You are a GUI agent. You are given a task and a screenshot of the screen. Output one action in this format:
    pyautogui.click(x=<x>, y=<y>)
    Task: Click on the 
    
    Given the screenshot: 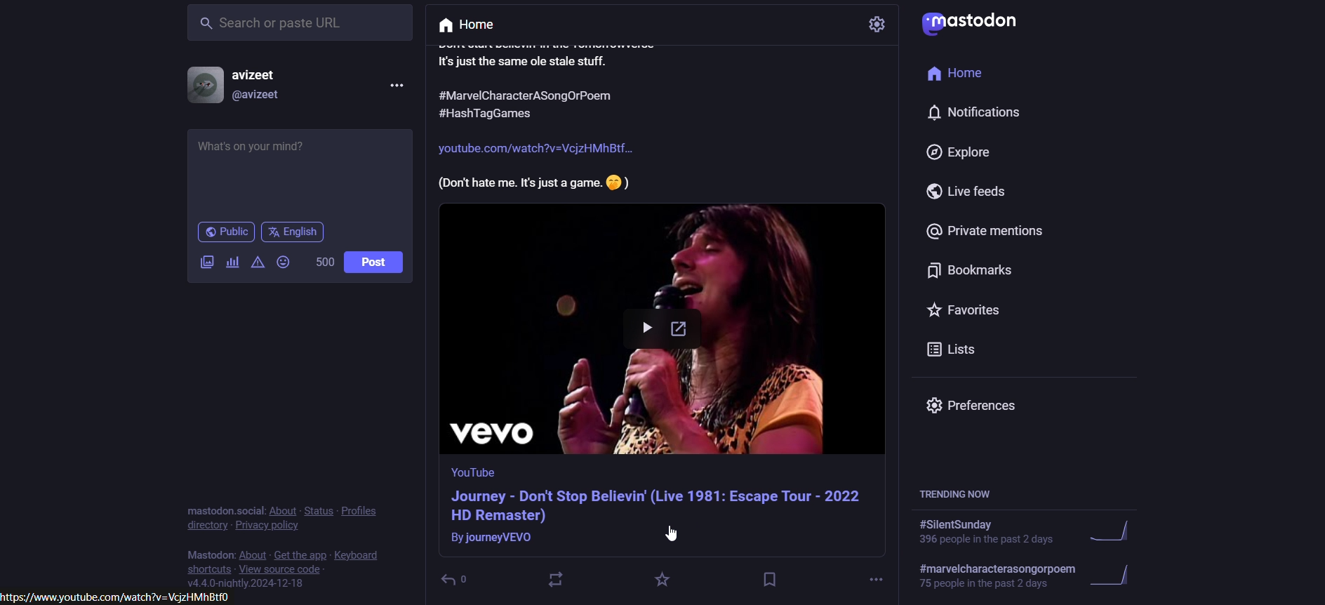 What is the action you would take?
    pyautogui.click(x=533, y=182)
    